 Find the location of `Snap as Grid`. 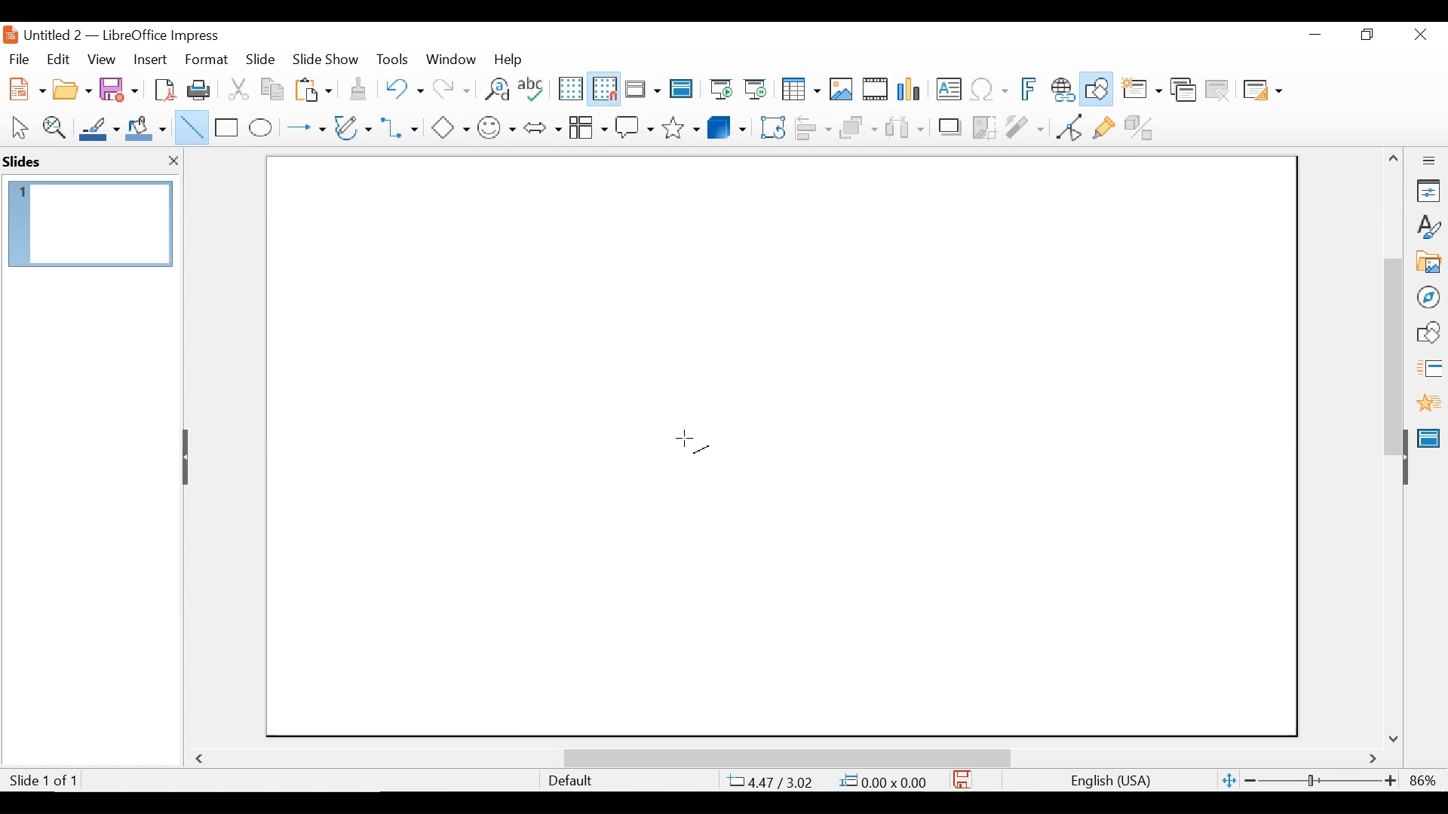

Snap as Grid is located at coordinates (604, 89).